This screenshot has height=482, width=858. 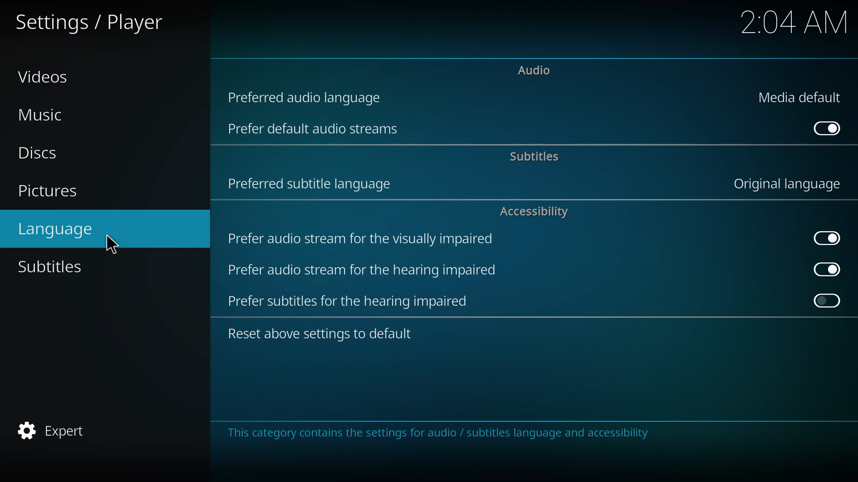 What do you see at coordinates (311, 182) in the screenshot?
I see `preferred subtitle language` at bounding box center [311, 182].